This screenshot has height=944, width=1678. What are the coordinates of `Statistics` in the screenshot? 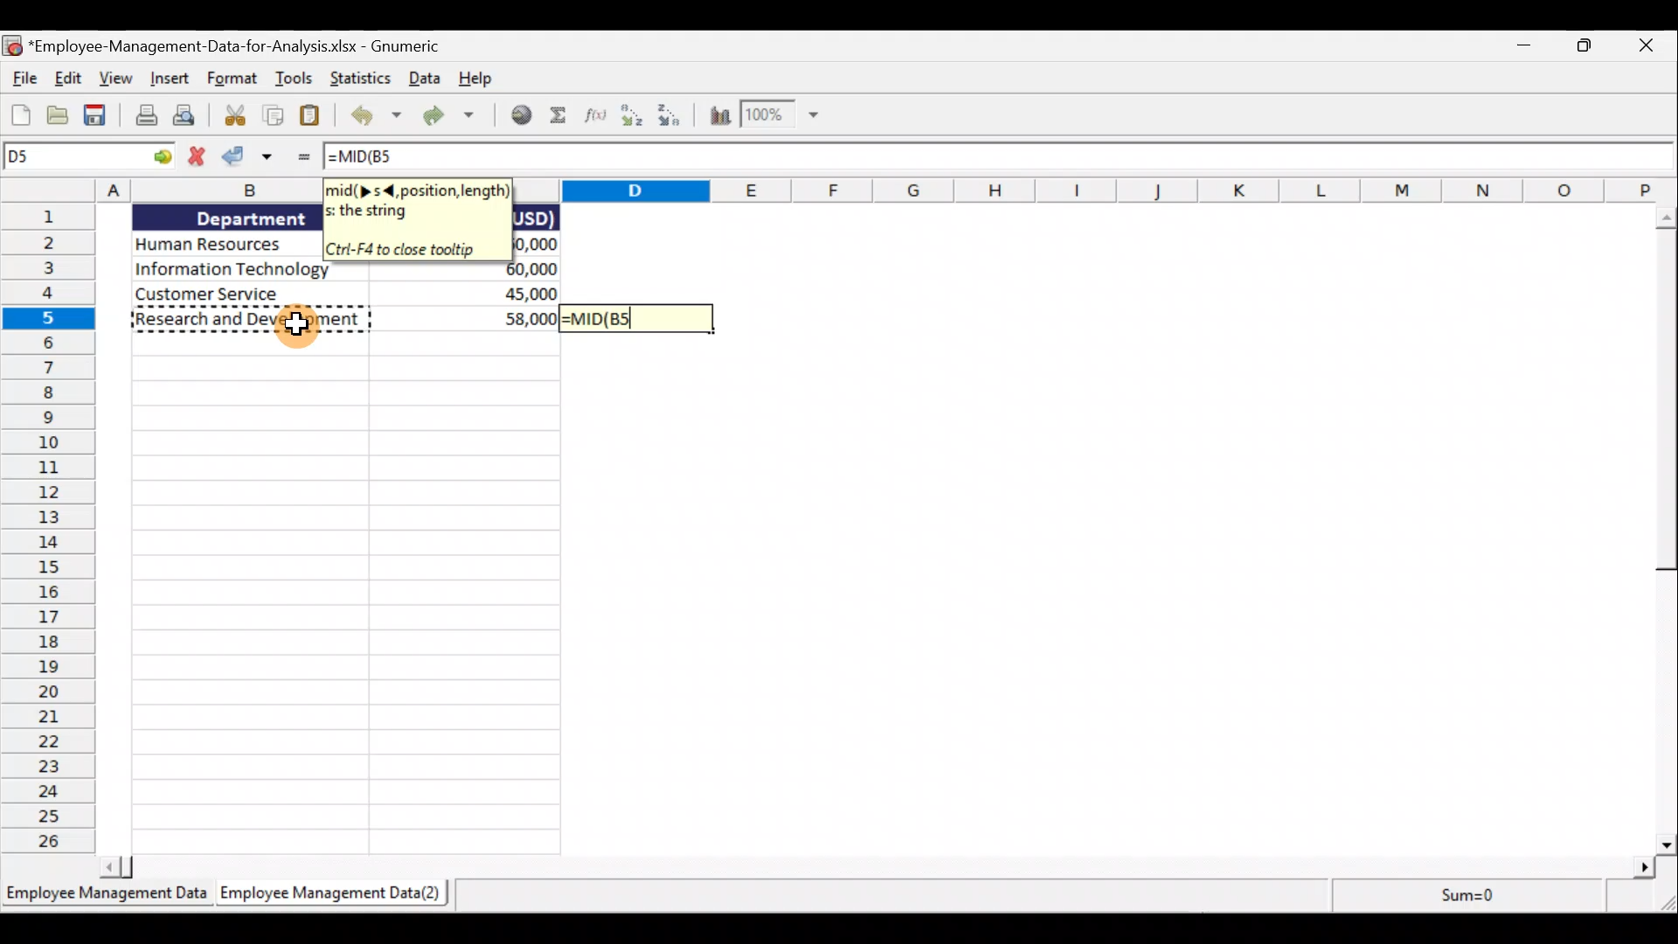 It's located at (363, 79).